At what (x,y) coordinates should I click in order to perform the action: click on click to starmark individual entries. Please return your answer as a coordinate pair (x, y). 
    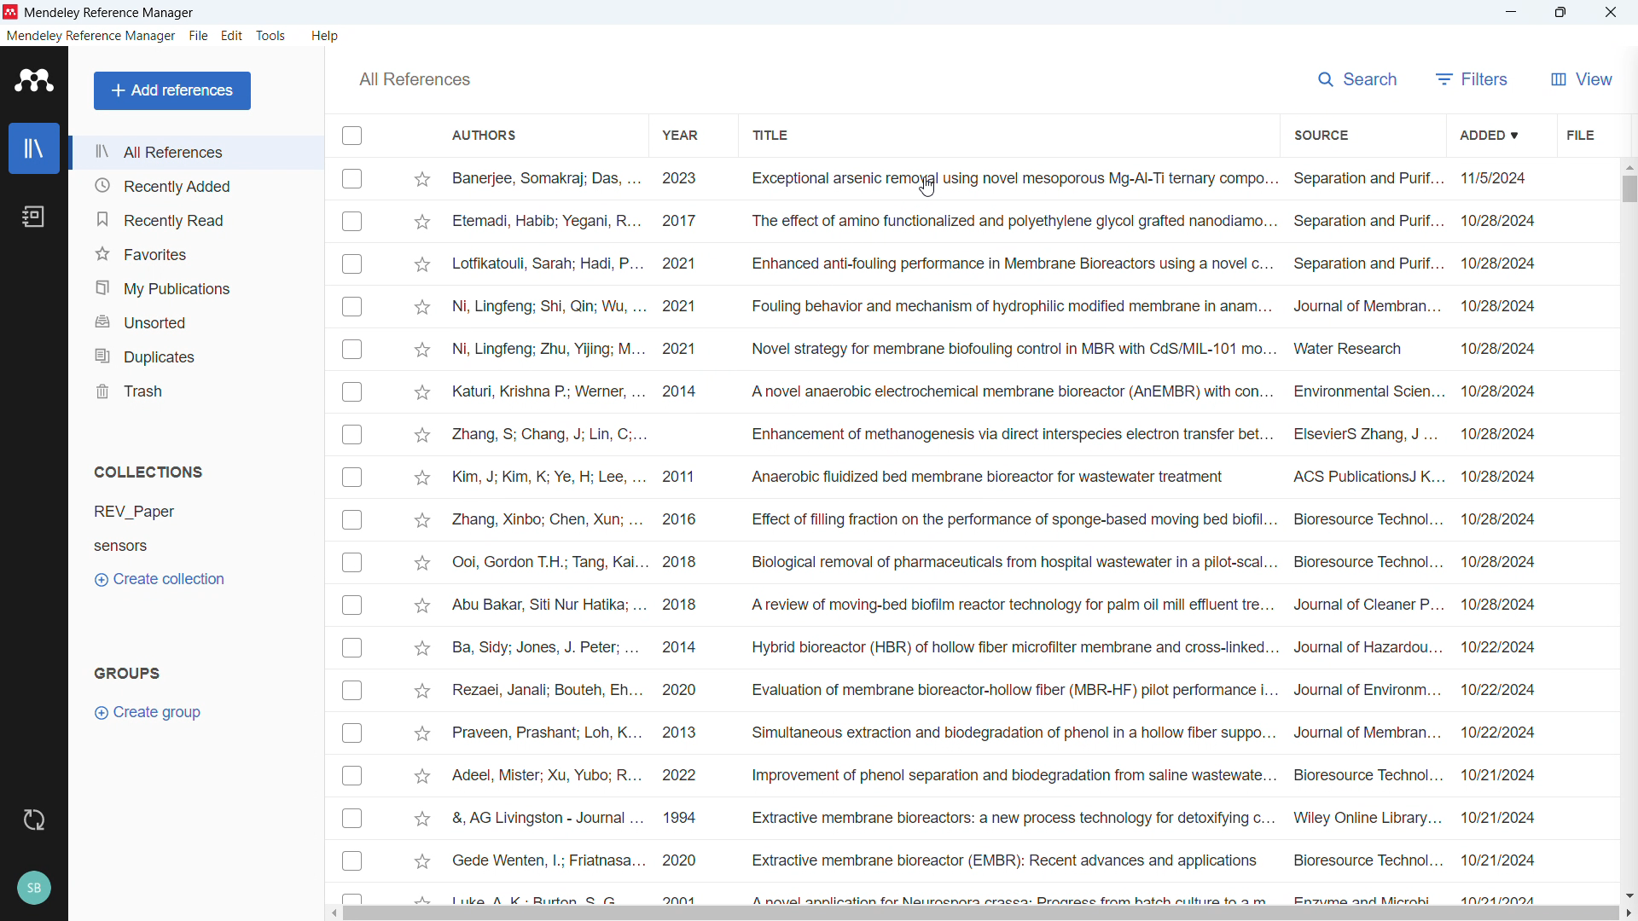
    Looking at the image, I should click on (421, 865).